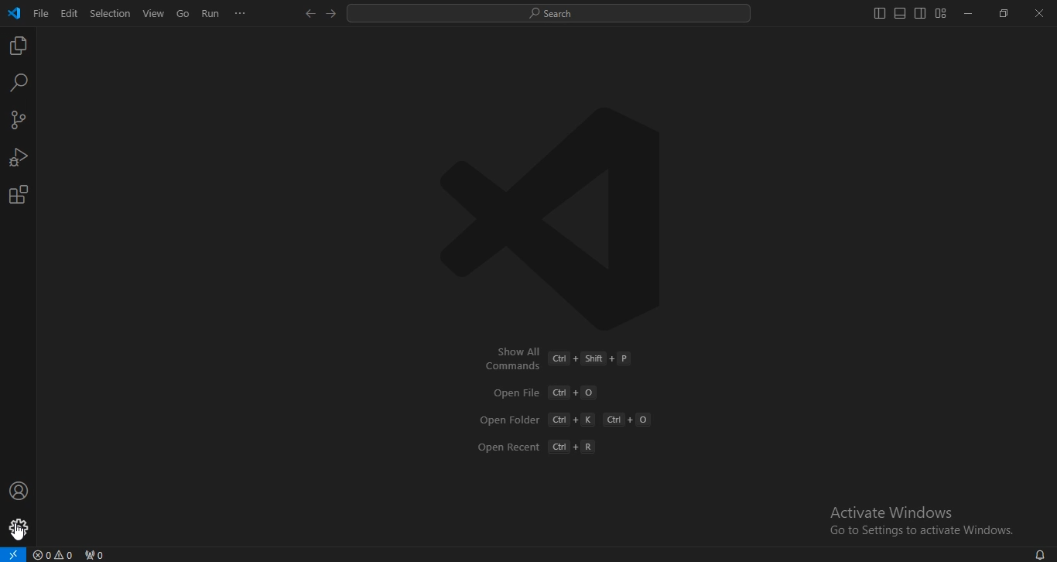 The image size is (1057, 562). What do you see at coordinates (1039, 553) in the screenshot?
I see `notifications` at bounding box center [1039, 553].